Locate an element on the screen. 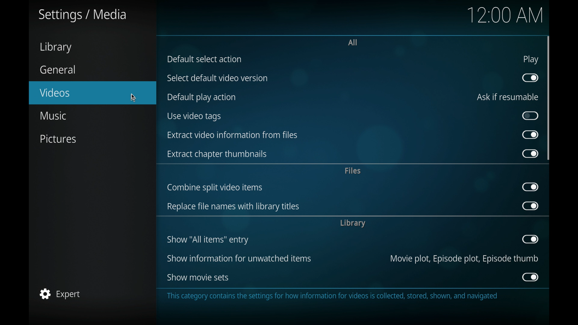  toggle button is located at coordinates (530, 277).